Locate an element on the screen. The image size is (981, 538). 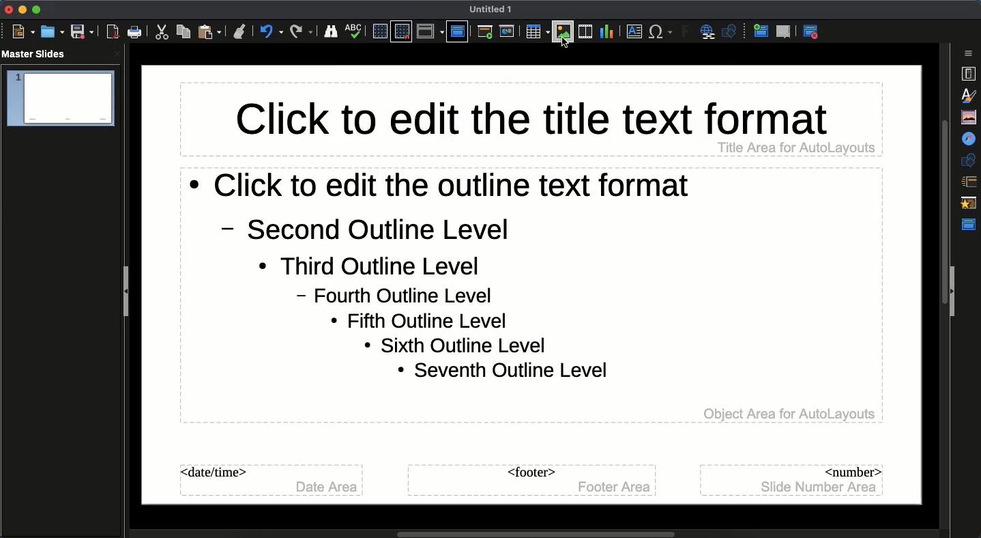
Scroll is located at coordinates (941, 283).